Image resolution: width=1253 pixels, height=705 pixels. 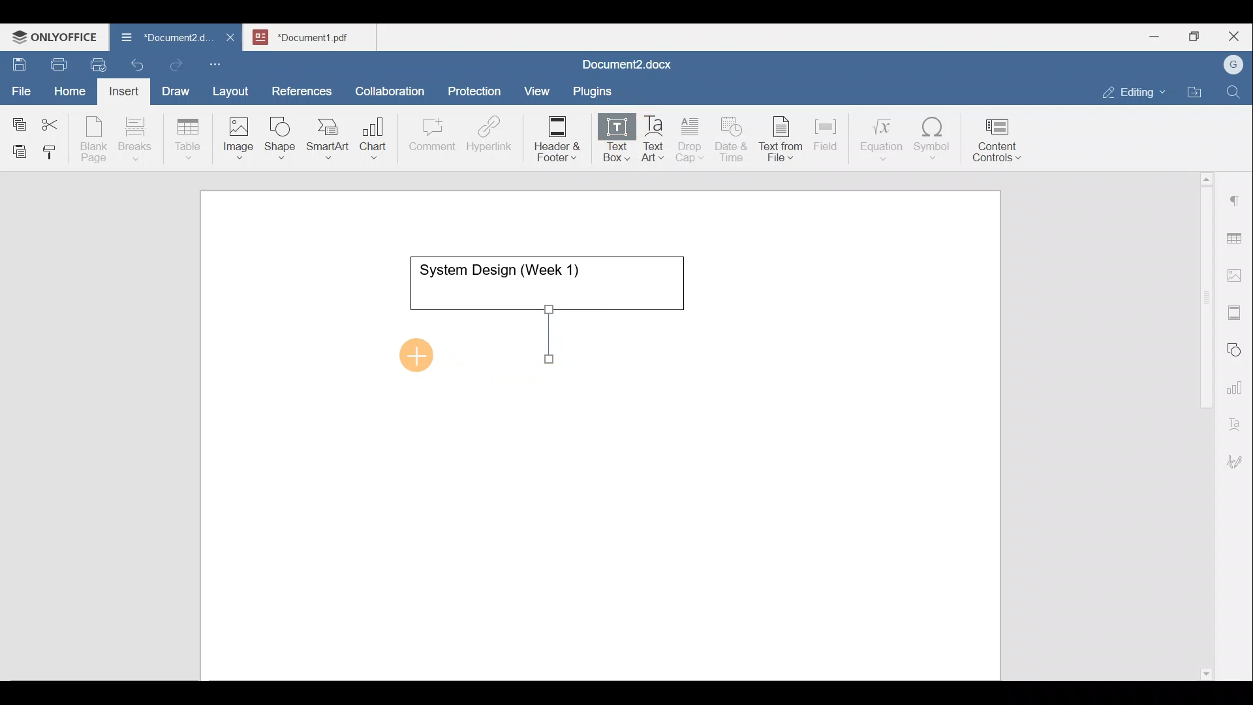 I want to click on Protection, so click(x=478, y=89).